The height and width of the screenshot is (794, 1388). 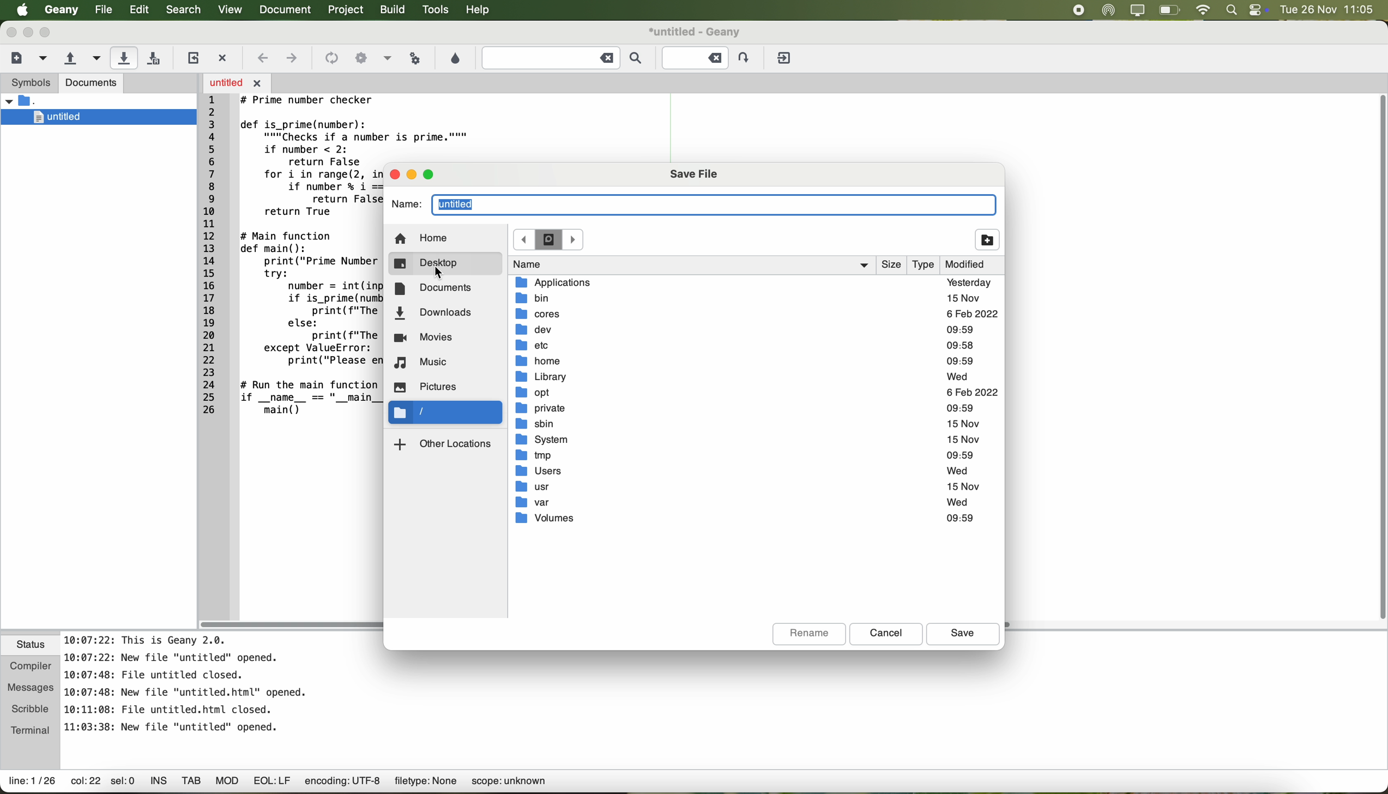 I want to click on name, so click(x=691, y=265).